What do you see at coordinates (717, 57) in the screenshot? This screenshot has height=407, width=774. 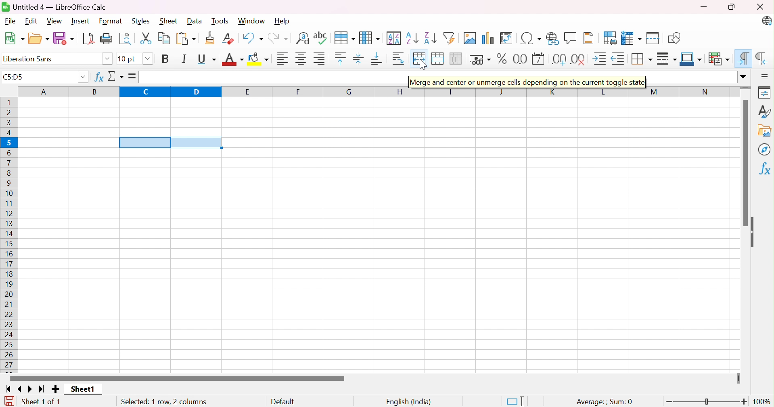 I see `Conditional` at bounding box center [717, 57].